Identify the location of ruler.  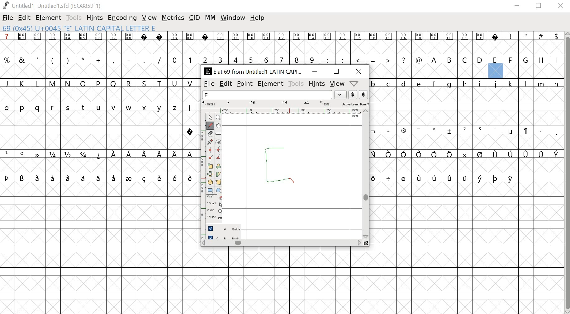
(283, 110).